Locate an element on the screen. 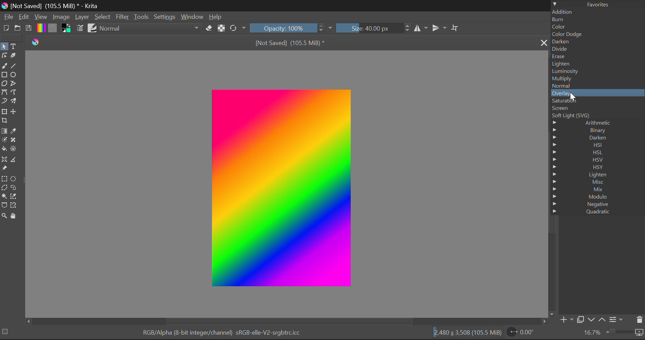  Colors in use is located at coordinates (67, 29).